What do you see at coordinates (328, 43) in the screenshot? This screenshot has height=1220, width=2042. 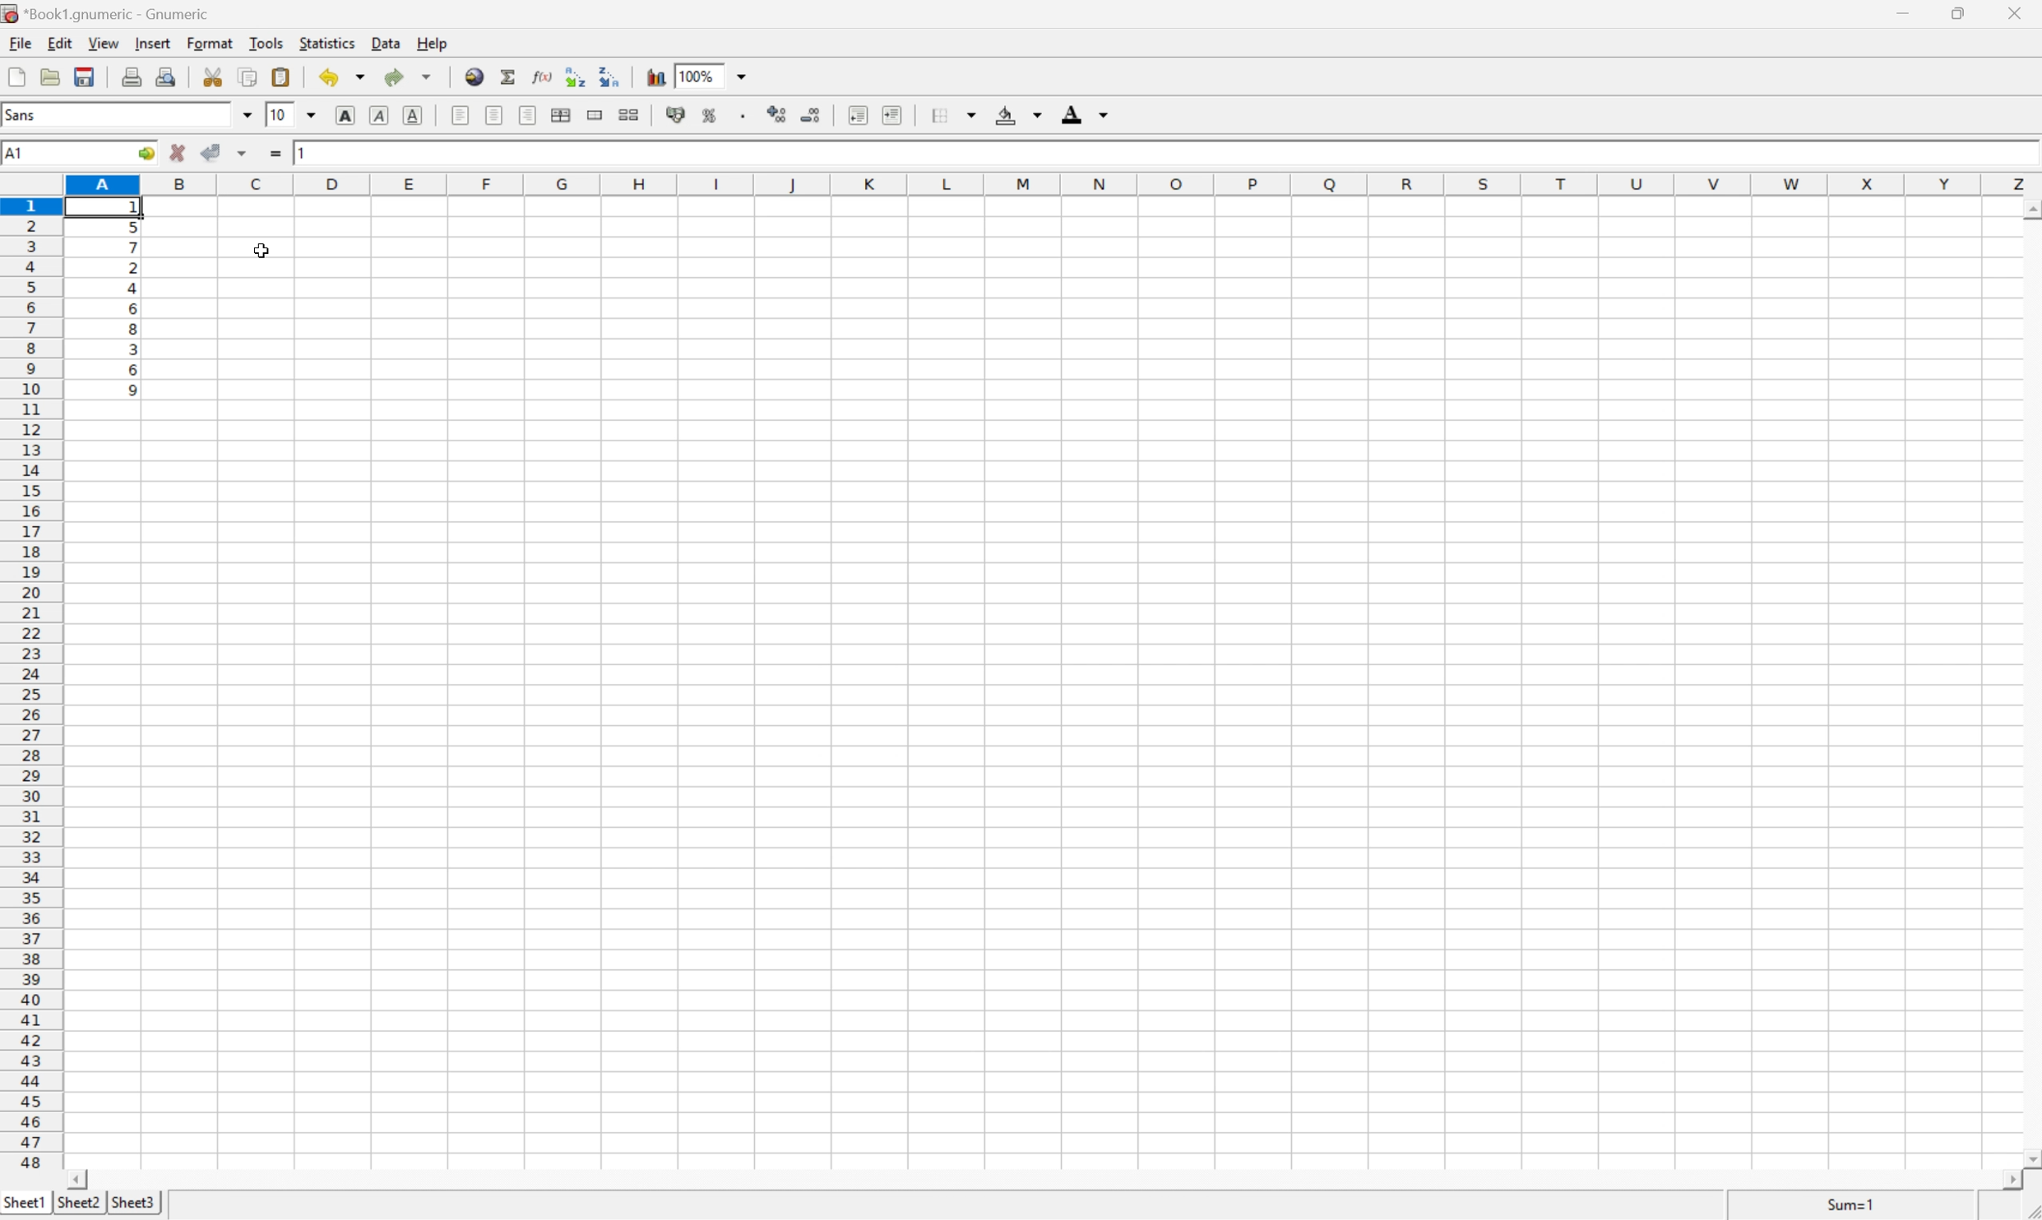 I see `statistics` at bounding box center [328, 43].